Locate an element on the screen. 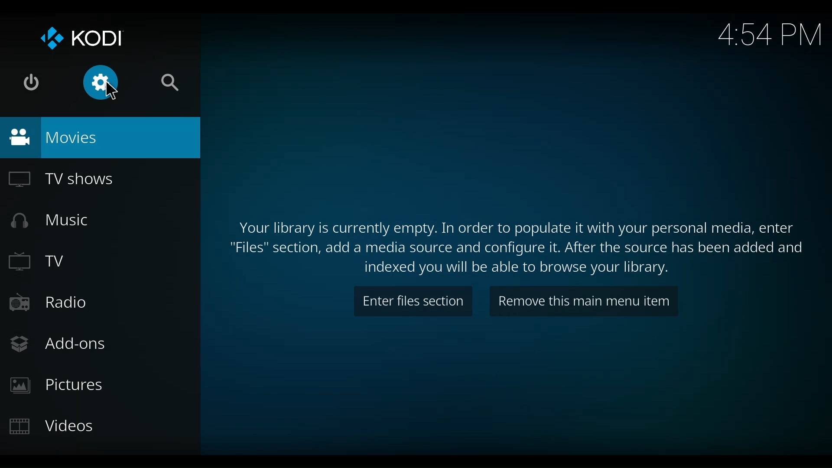 The width and height of the screenshot is (832, 468). Movies is located at coordinates (100, 137).